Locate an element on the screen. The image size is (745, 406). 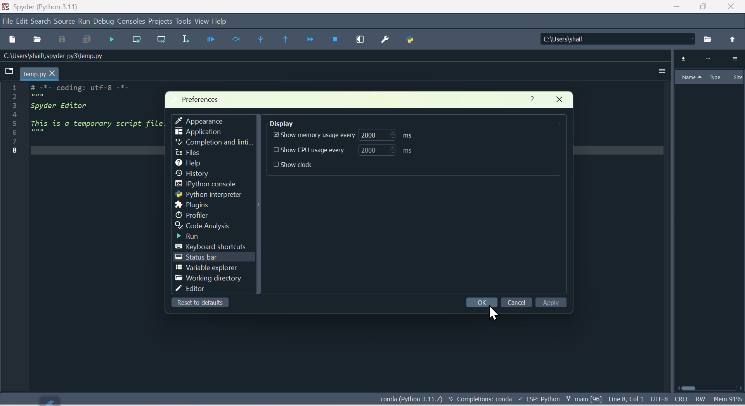
Keyboard shortcuts is located at coordinates (211, 247).